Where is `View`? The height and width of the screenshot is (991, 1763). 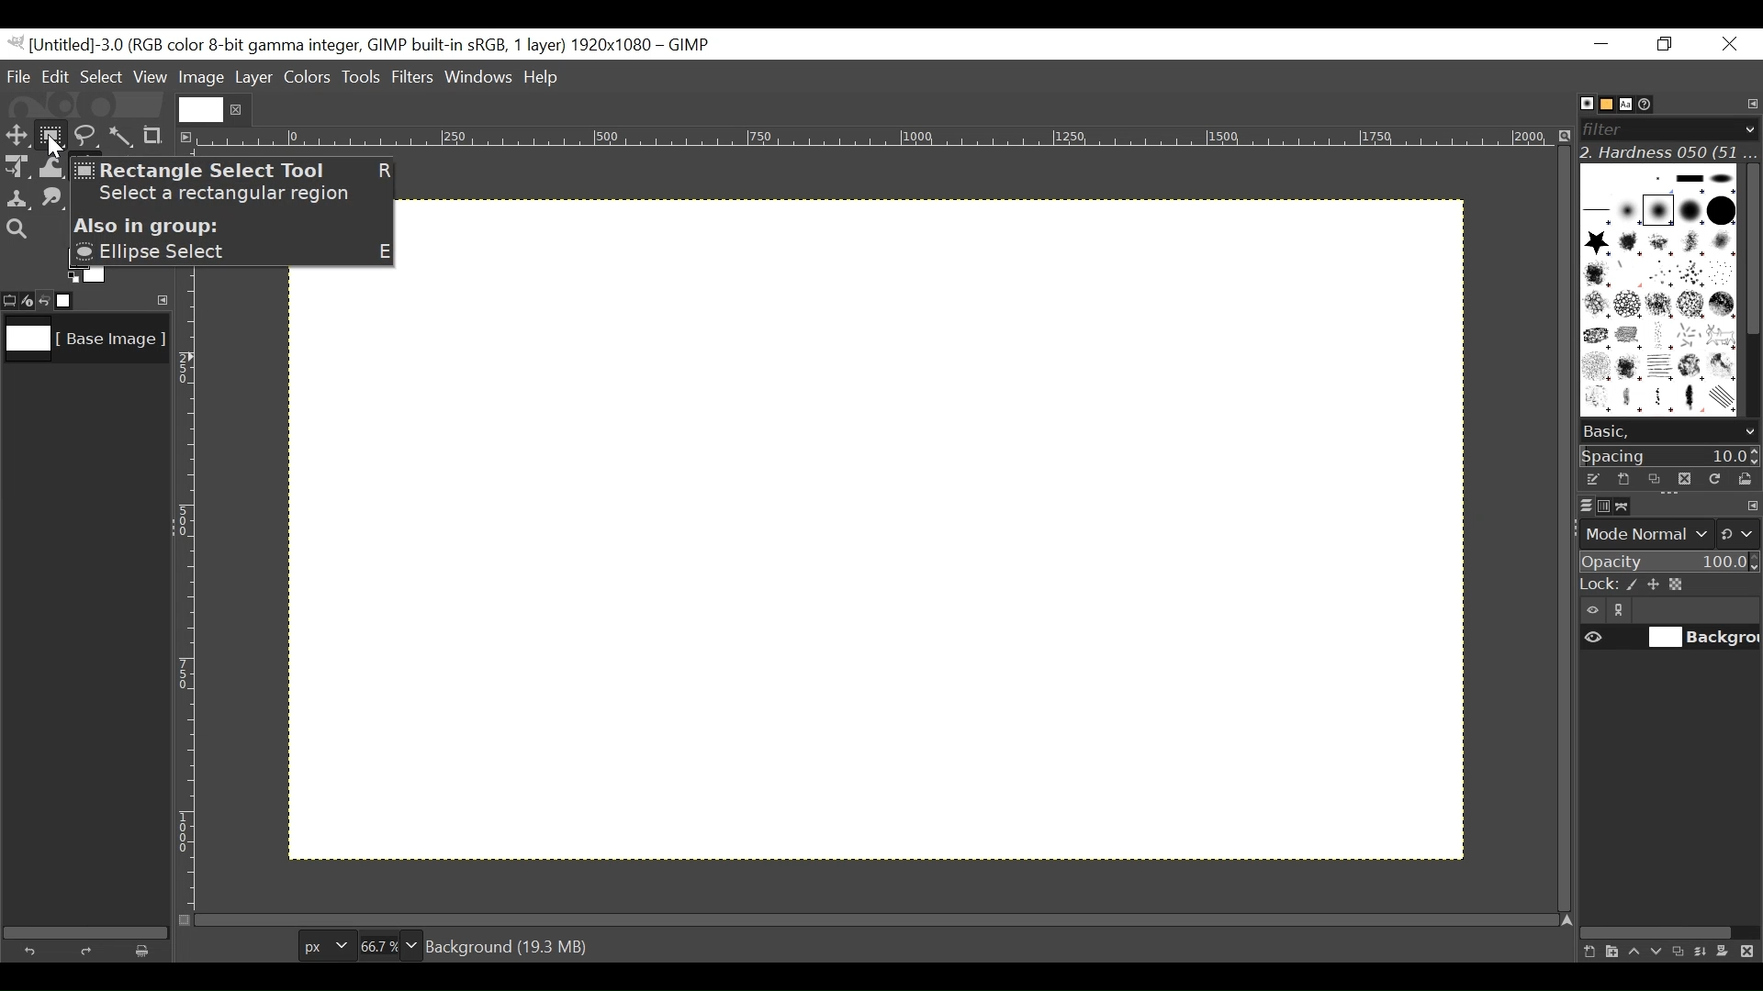 View is located at coordinates (151, 77).